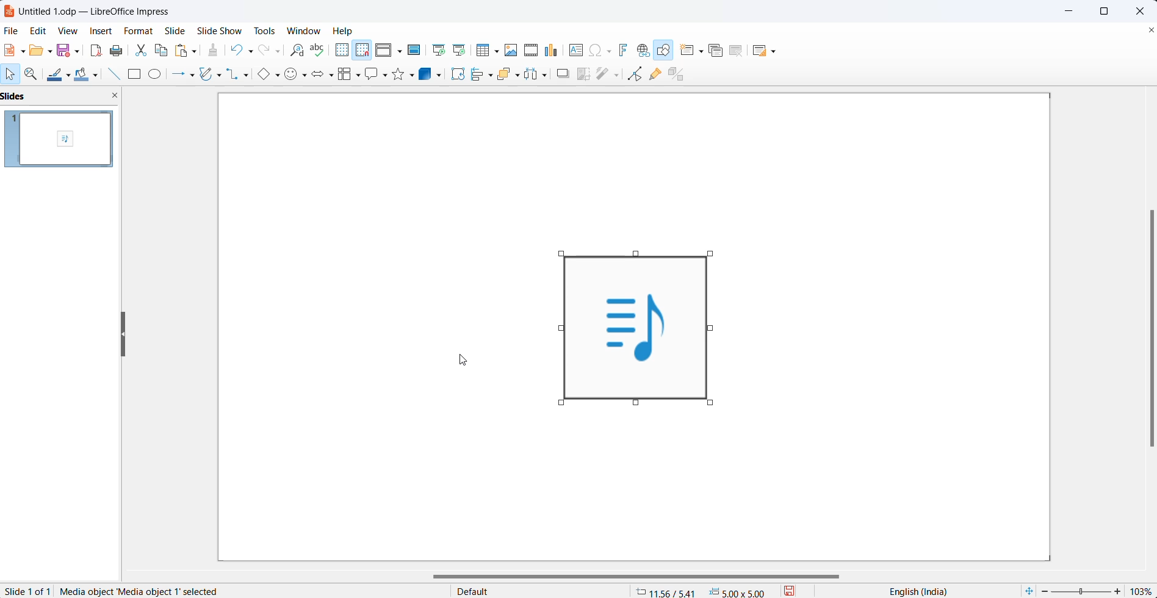 The image size is (1157, 598). What do you see at coordinates (1108, 12) in the screenshot?
I see `maximize` at bounding box center [1108, 12].